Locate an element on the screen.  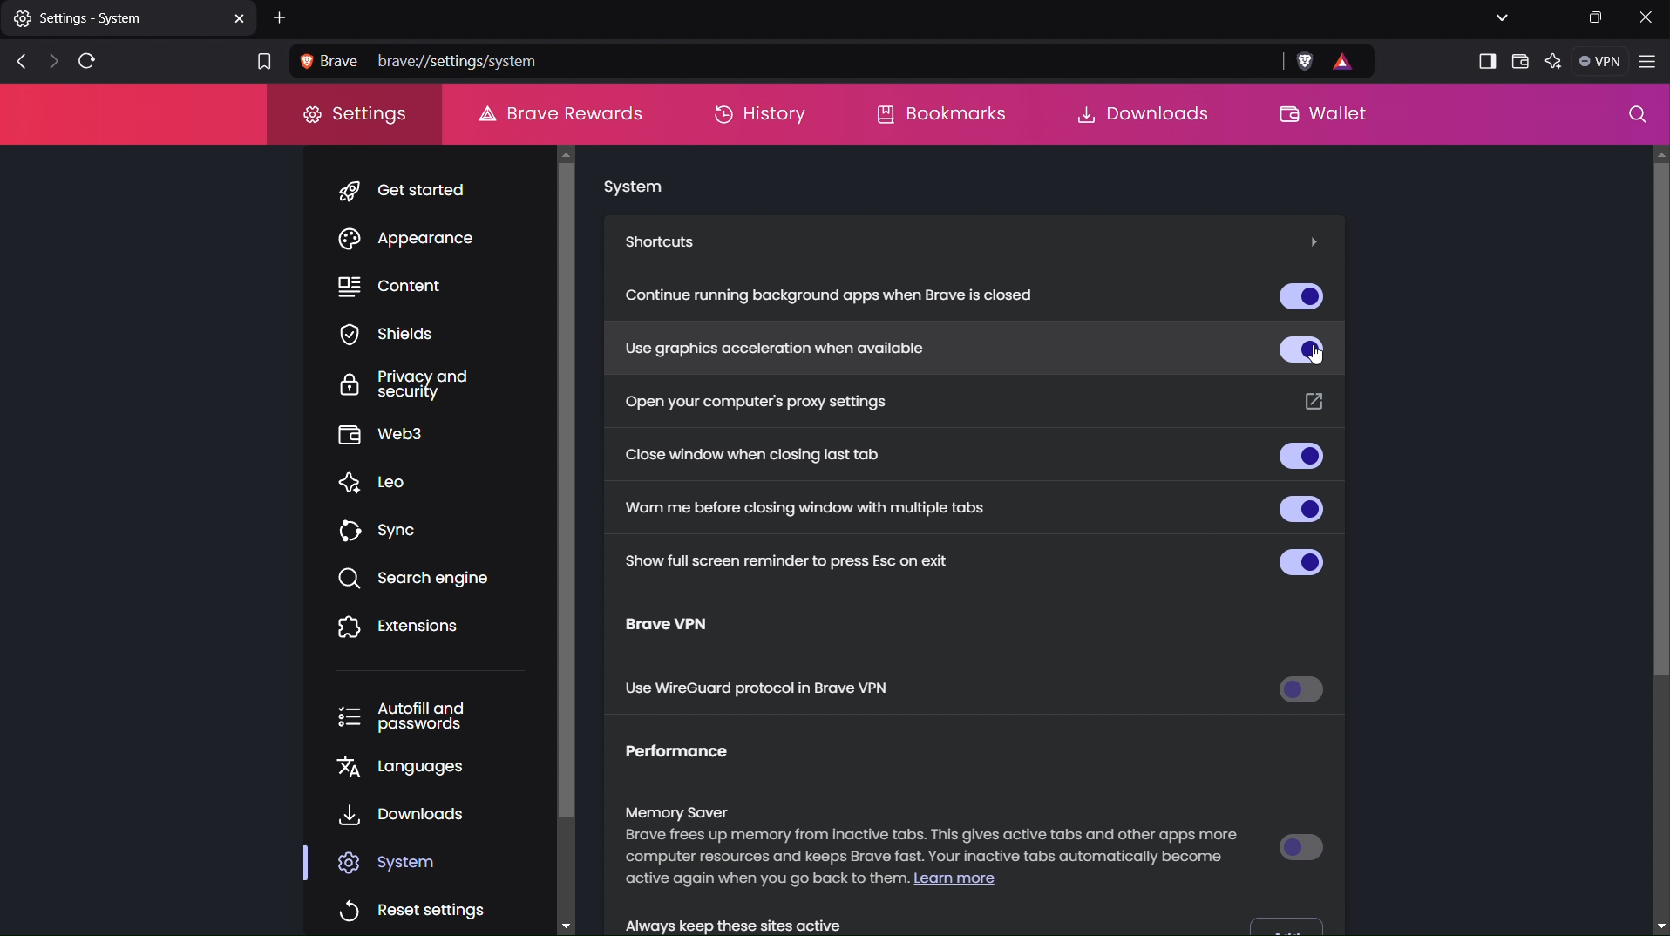
History is located at coordinates (758, 114).